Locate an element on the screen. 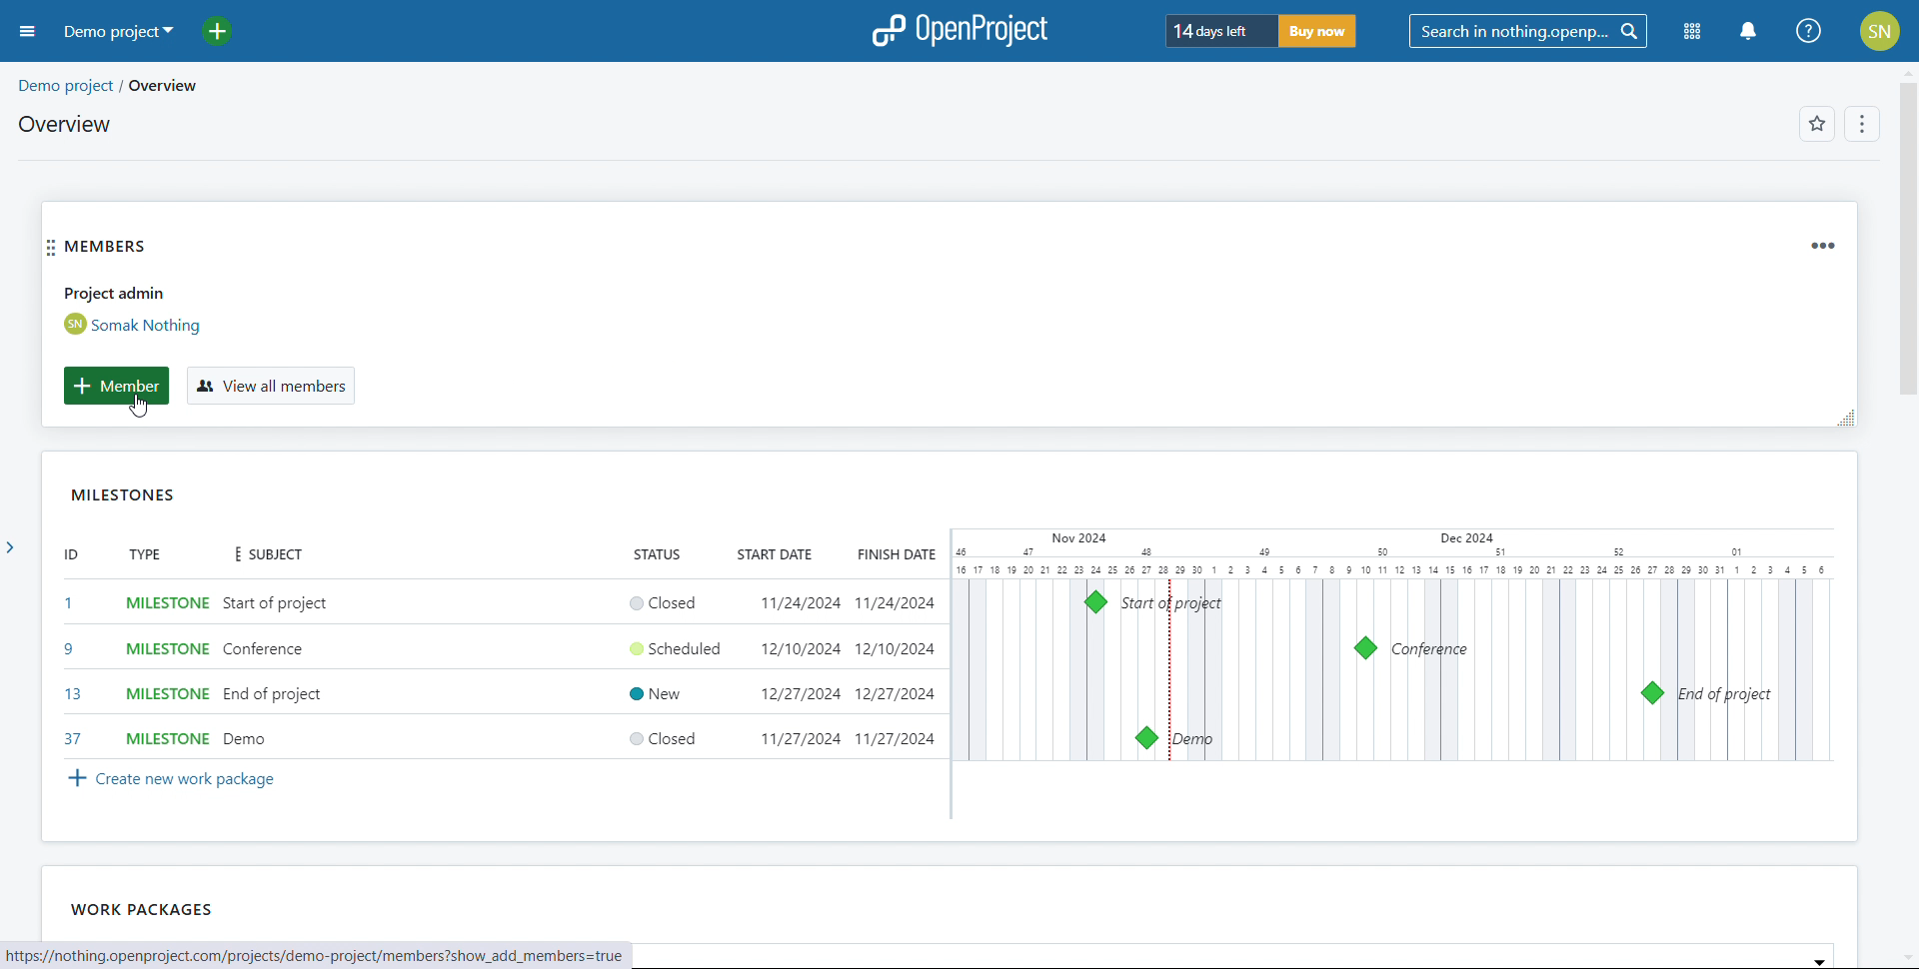 The height and width of the screenshot is (969, 1919). open sidebar menu is located at coordinates (27, 33).